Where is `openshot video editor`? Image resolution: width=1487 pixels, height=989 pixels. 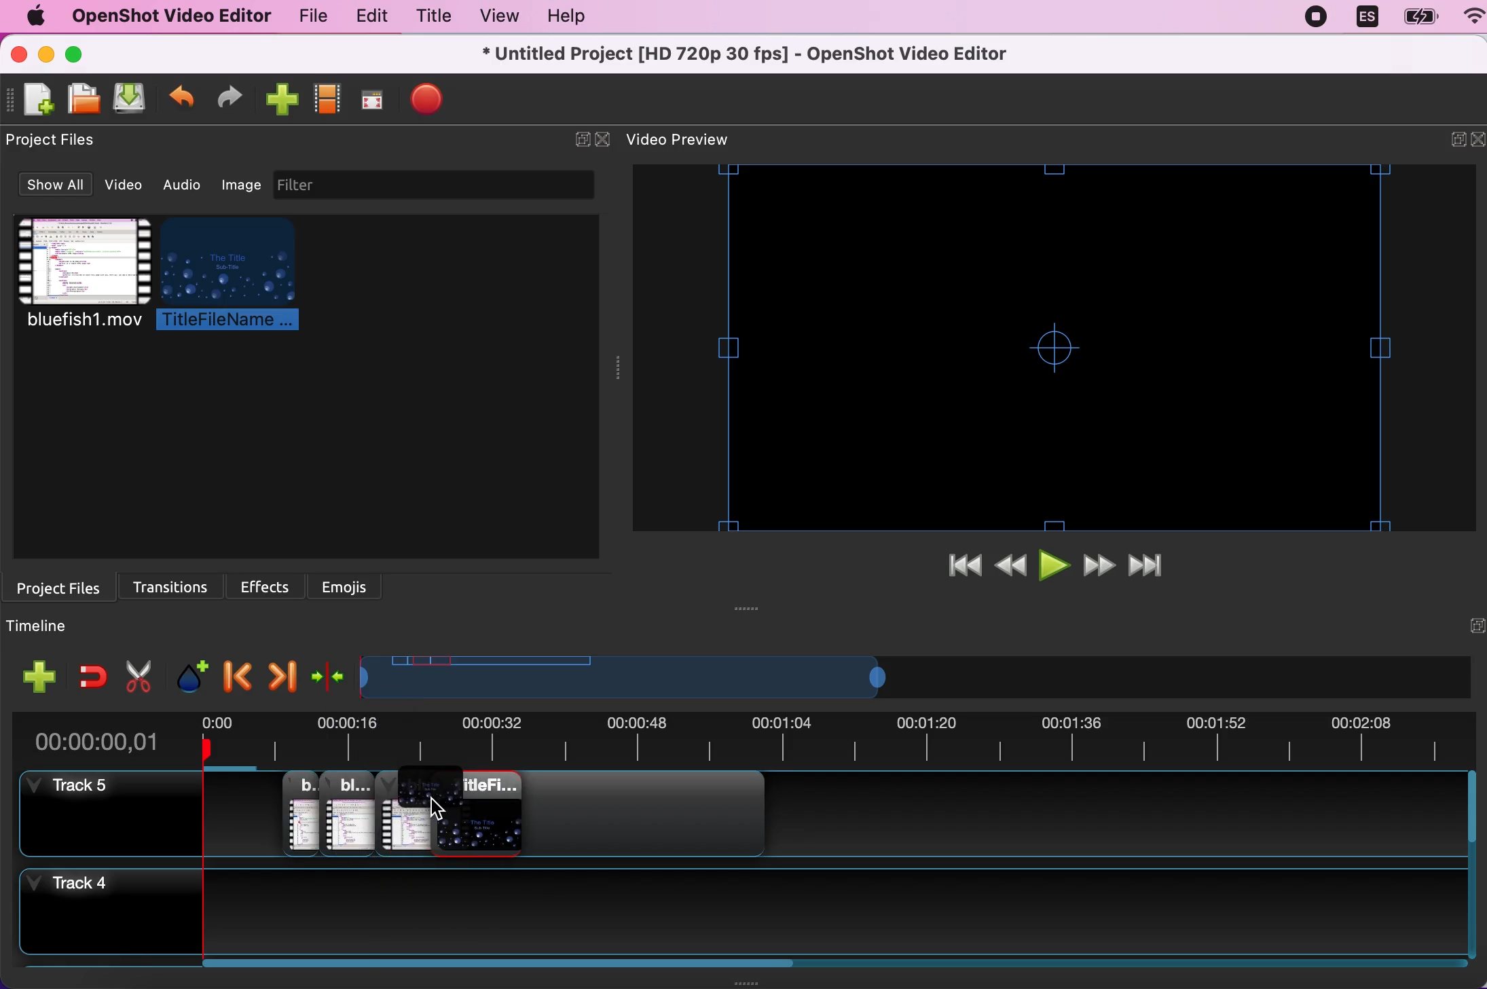 openshot video editor is located at coordinates (164, 16).